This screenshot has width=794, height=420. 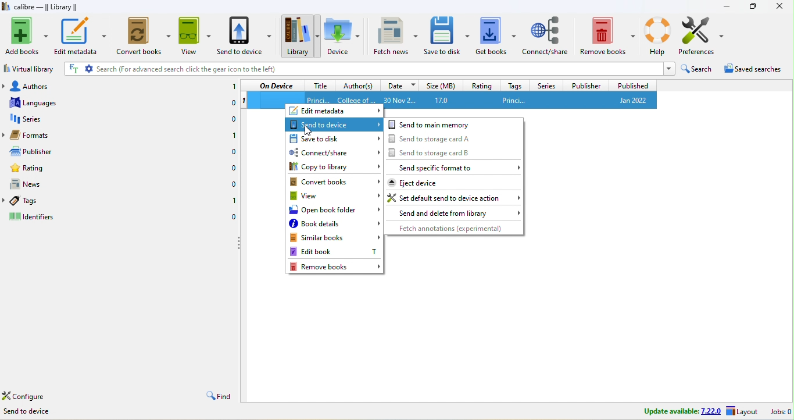 I want to click on find, so click(x=217, y=396).